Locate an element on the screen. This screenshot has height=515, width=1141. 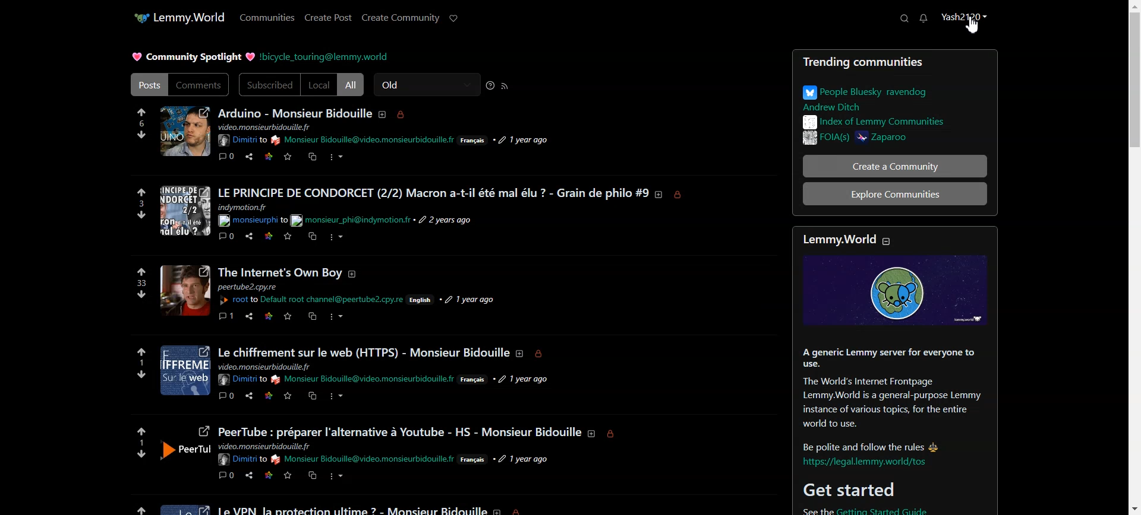
Old is located at coordinates (427, 84).